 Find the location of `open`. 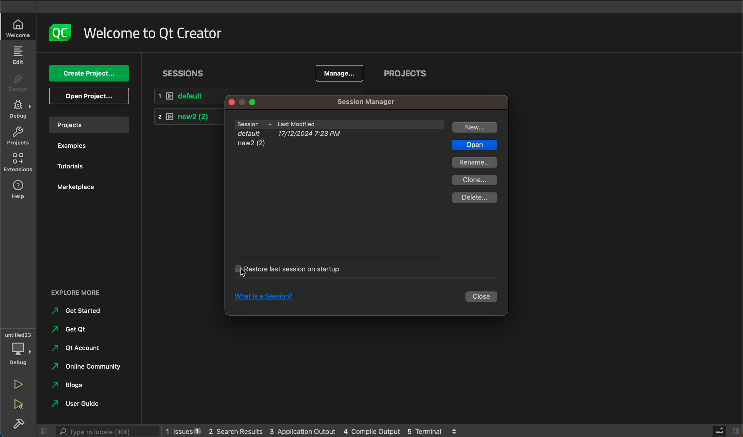

open is located at coordinates (474, 145).